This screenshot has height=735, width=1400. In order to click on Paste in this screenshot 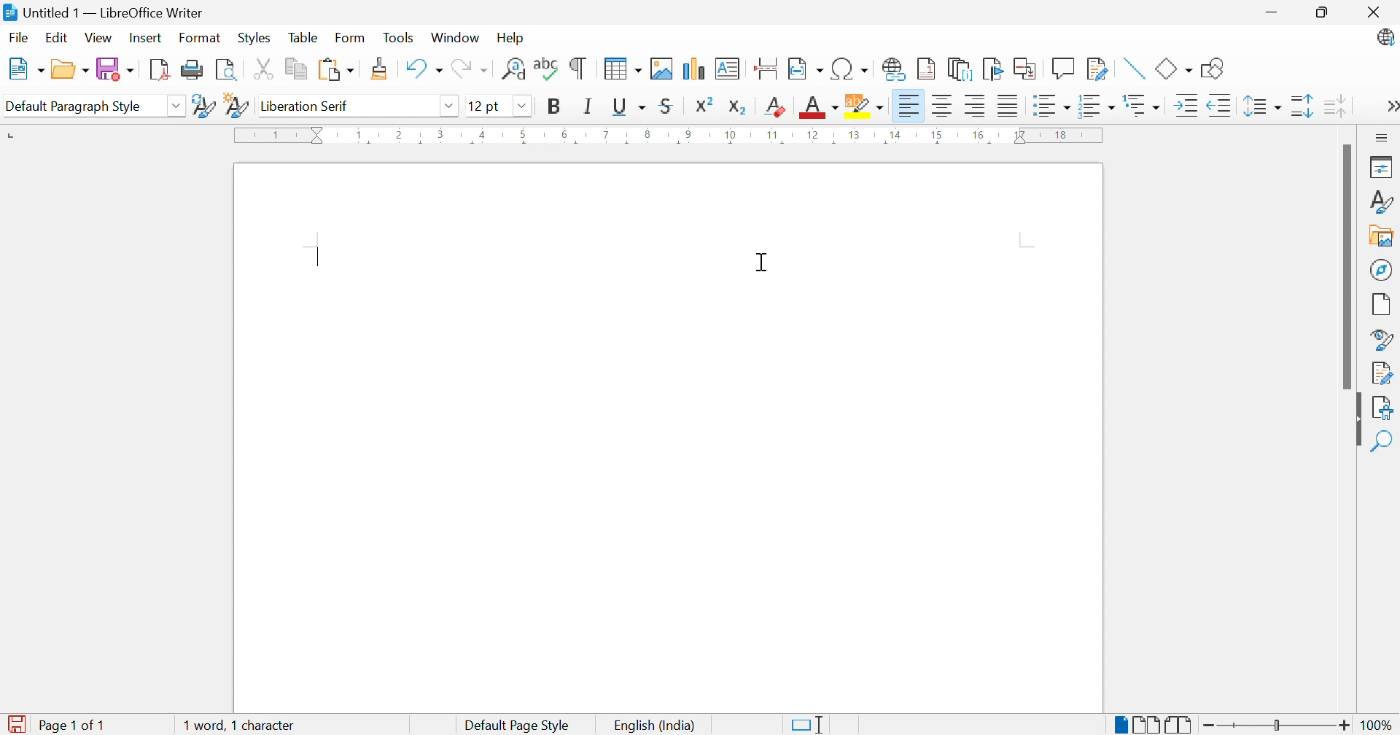, I will do `click(335, 69)`.